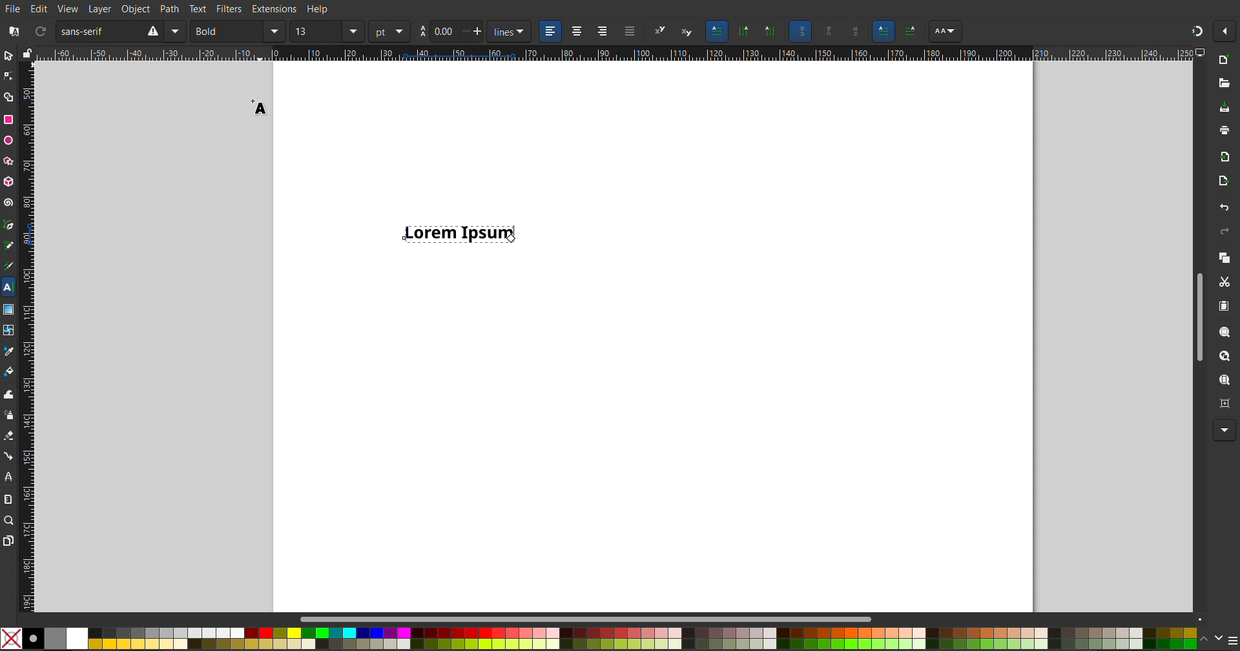 The height and width of the screenshot is (651, 1240). What do you see at coordinates (1223, 306) in the screenshot?
I see `Paste` at bounding box center [1223, 306].